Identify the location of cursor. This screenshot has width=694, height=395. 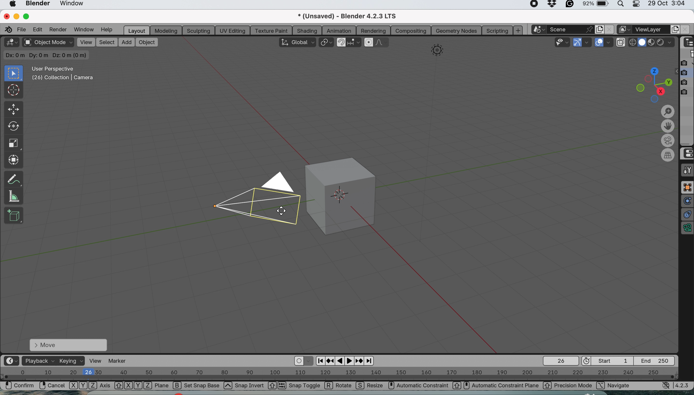
(14, 91).